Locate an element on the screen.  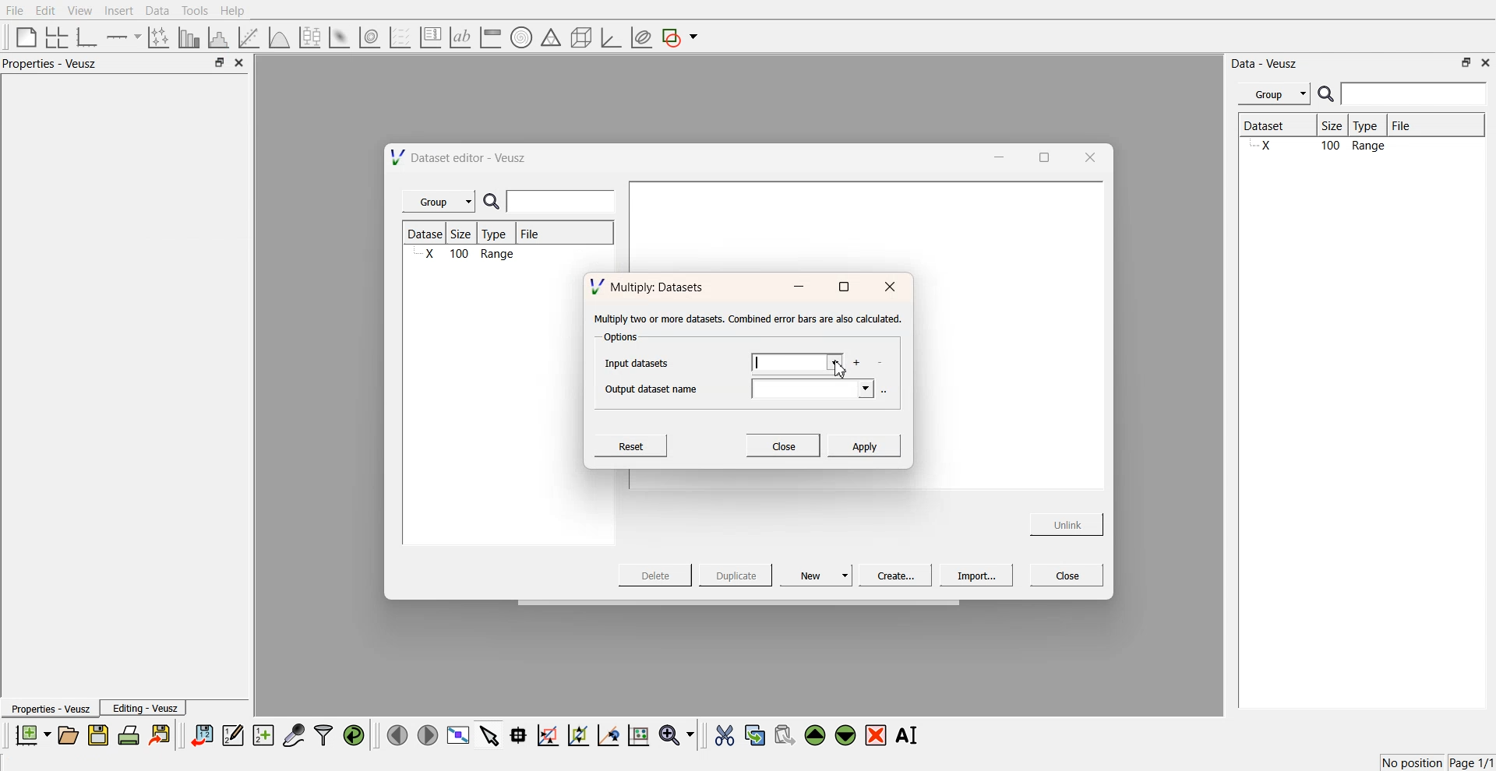
Type is located at coordinates (499, 234).